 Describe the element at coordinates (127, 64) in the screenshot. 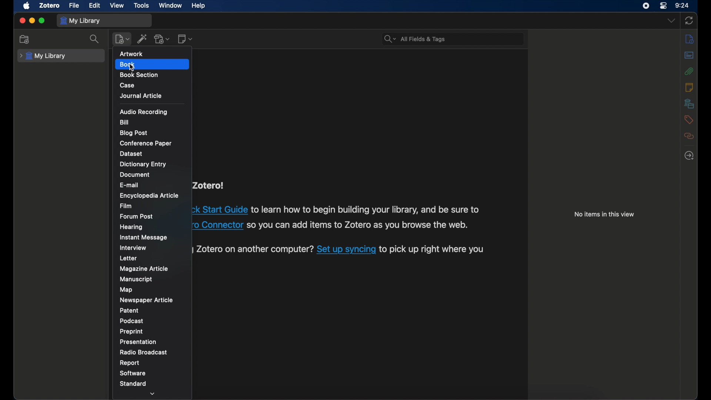

I see `book` at that location.